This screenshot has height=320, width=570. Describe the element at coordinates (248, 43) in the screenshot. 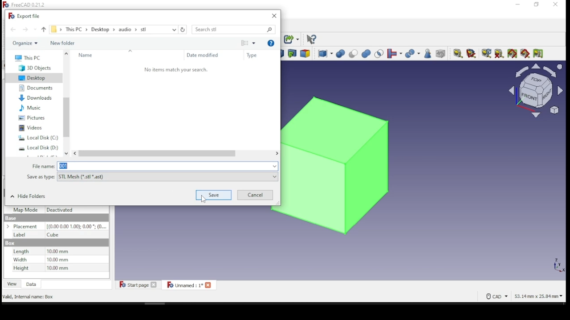

I see `change view` at that location.